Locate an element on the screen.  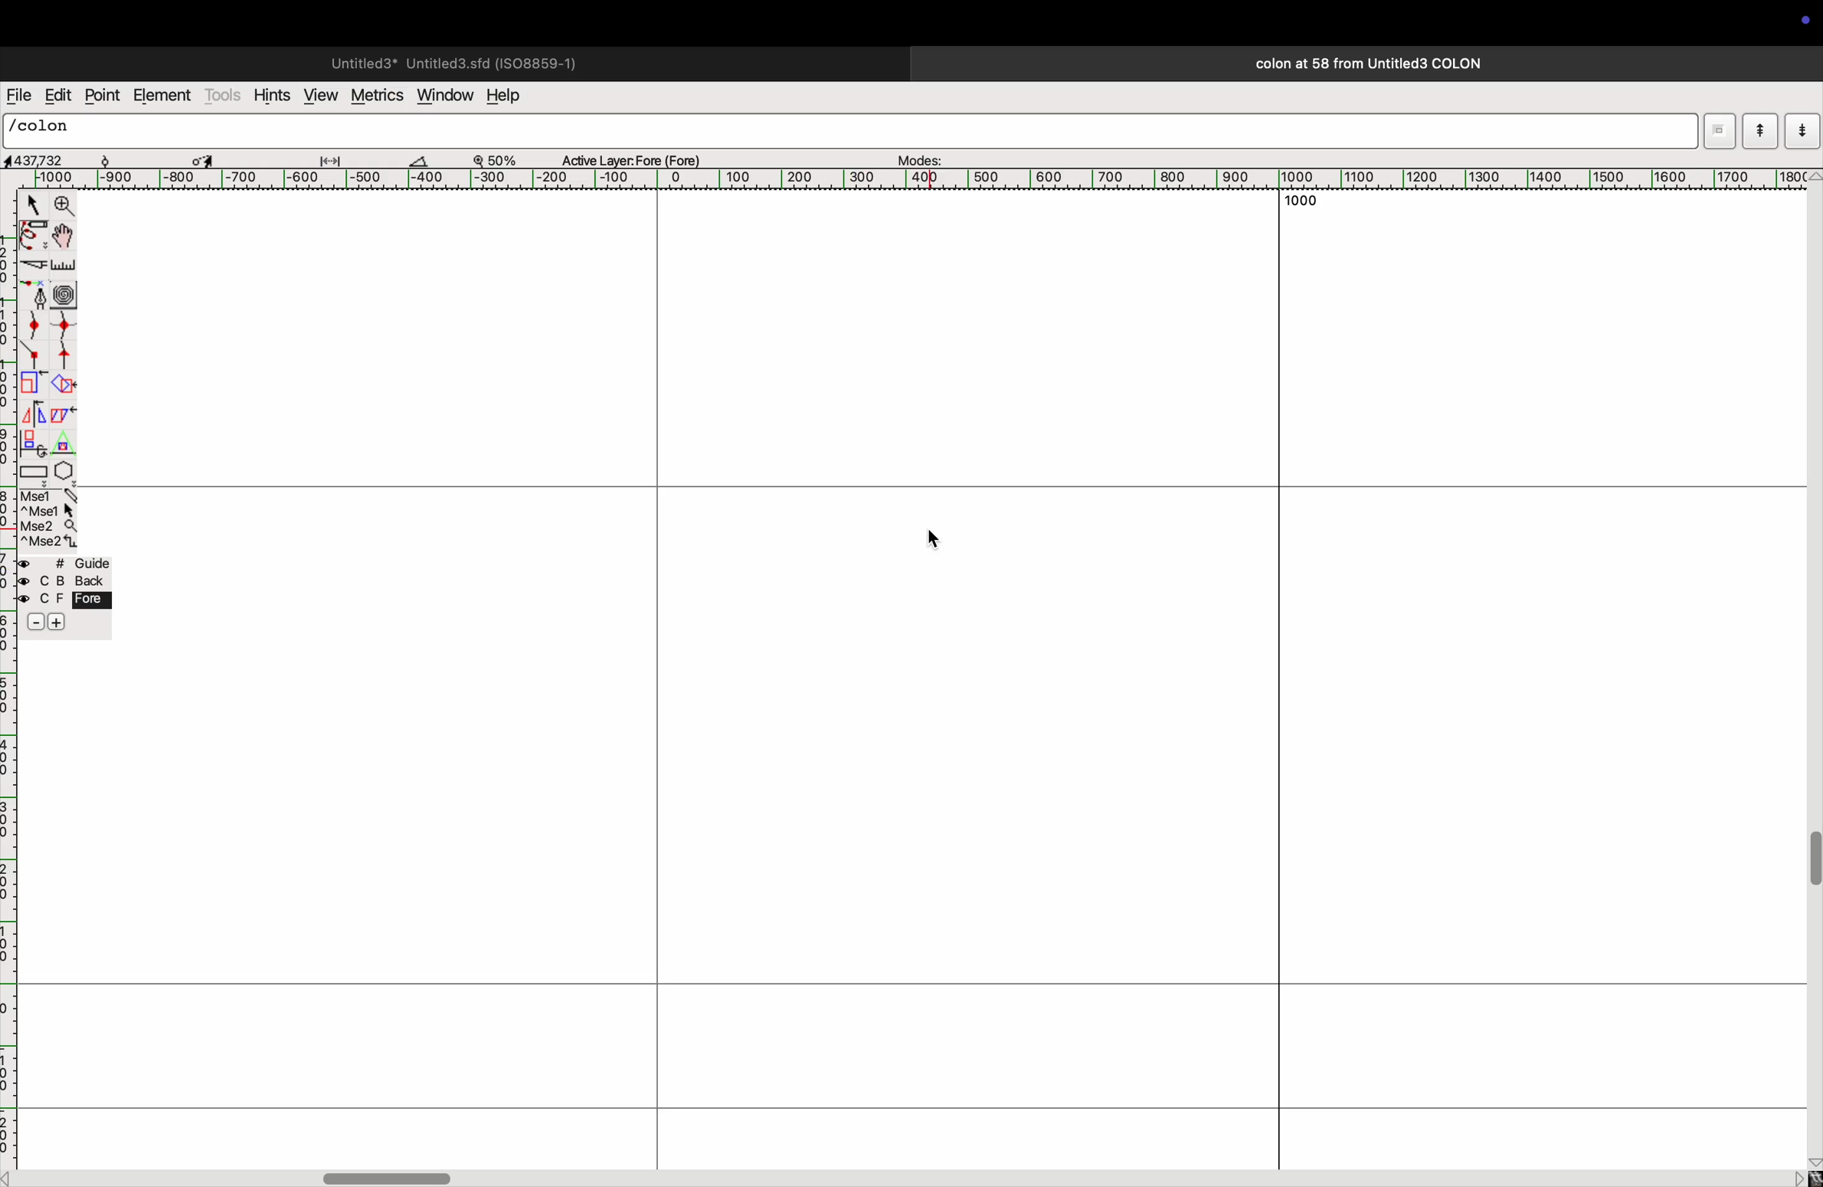
minimize is located at coordinates (31, 384).